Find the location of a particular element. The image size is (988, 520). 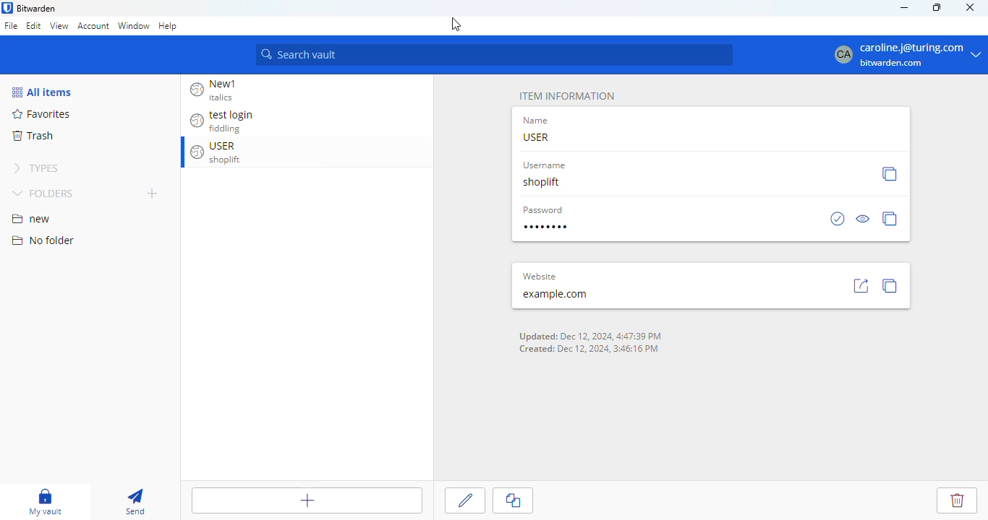

close is located at coordinates (971, 8).